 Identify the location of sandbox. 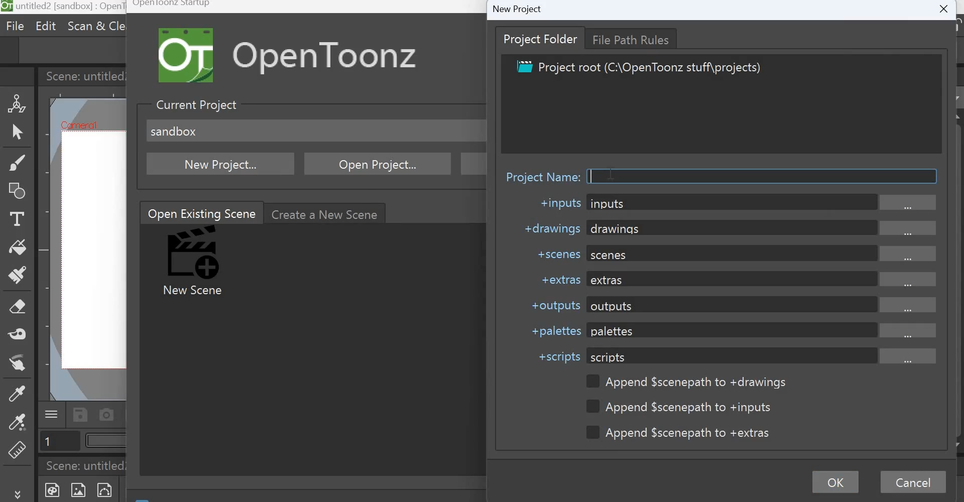
(174, 131).